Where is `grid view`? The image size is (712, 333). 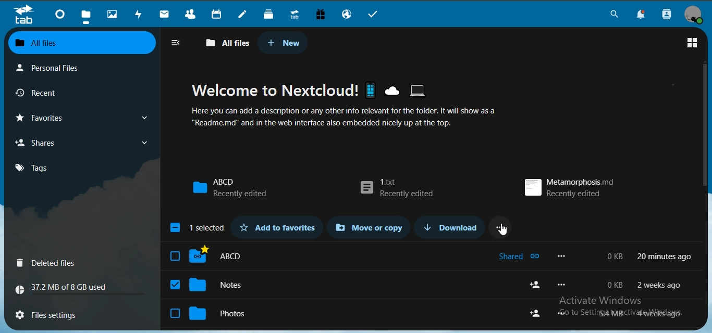 grid view is located at coordinates (693, 42).